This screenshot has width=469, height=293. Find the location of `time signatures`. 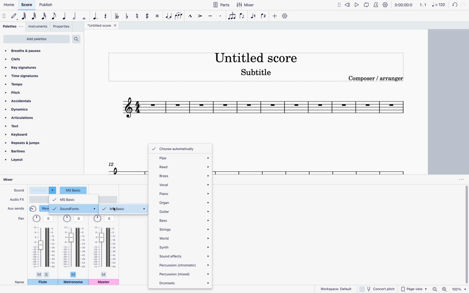

time signatures is located at coordinates (28, 76).